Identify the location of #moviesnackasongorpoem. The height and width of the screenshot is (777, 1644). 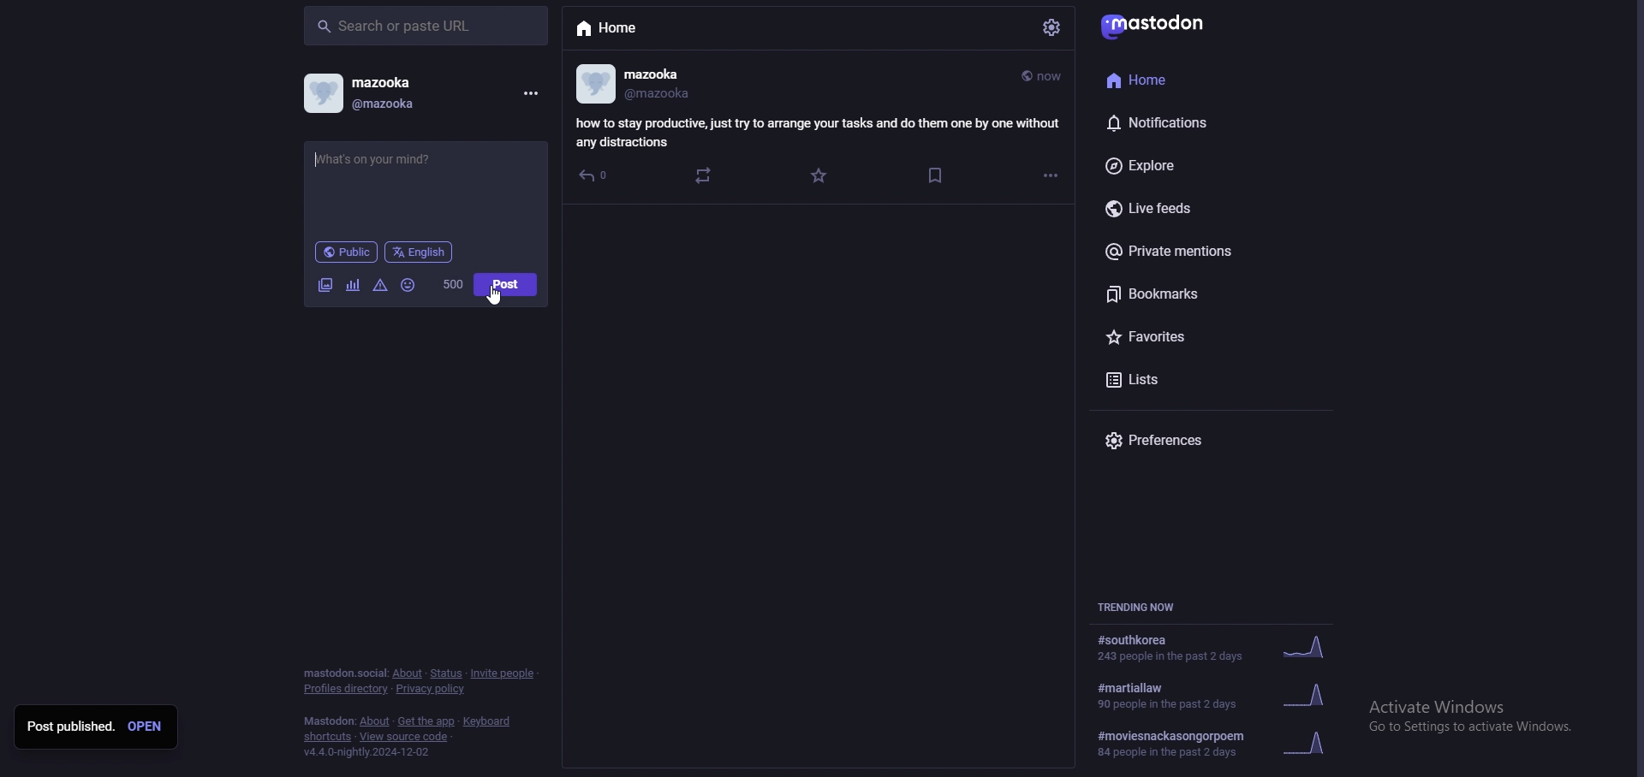
(1217, 745).